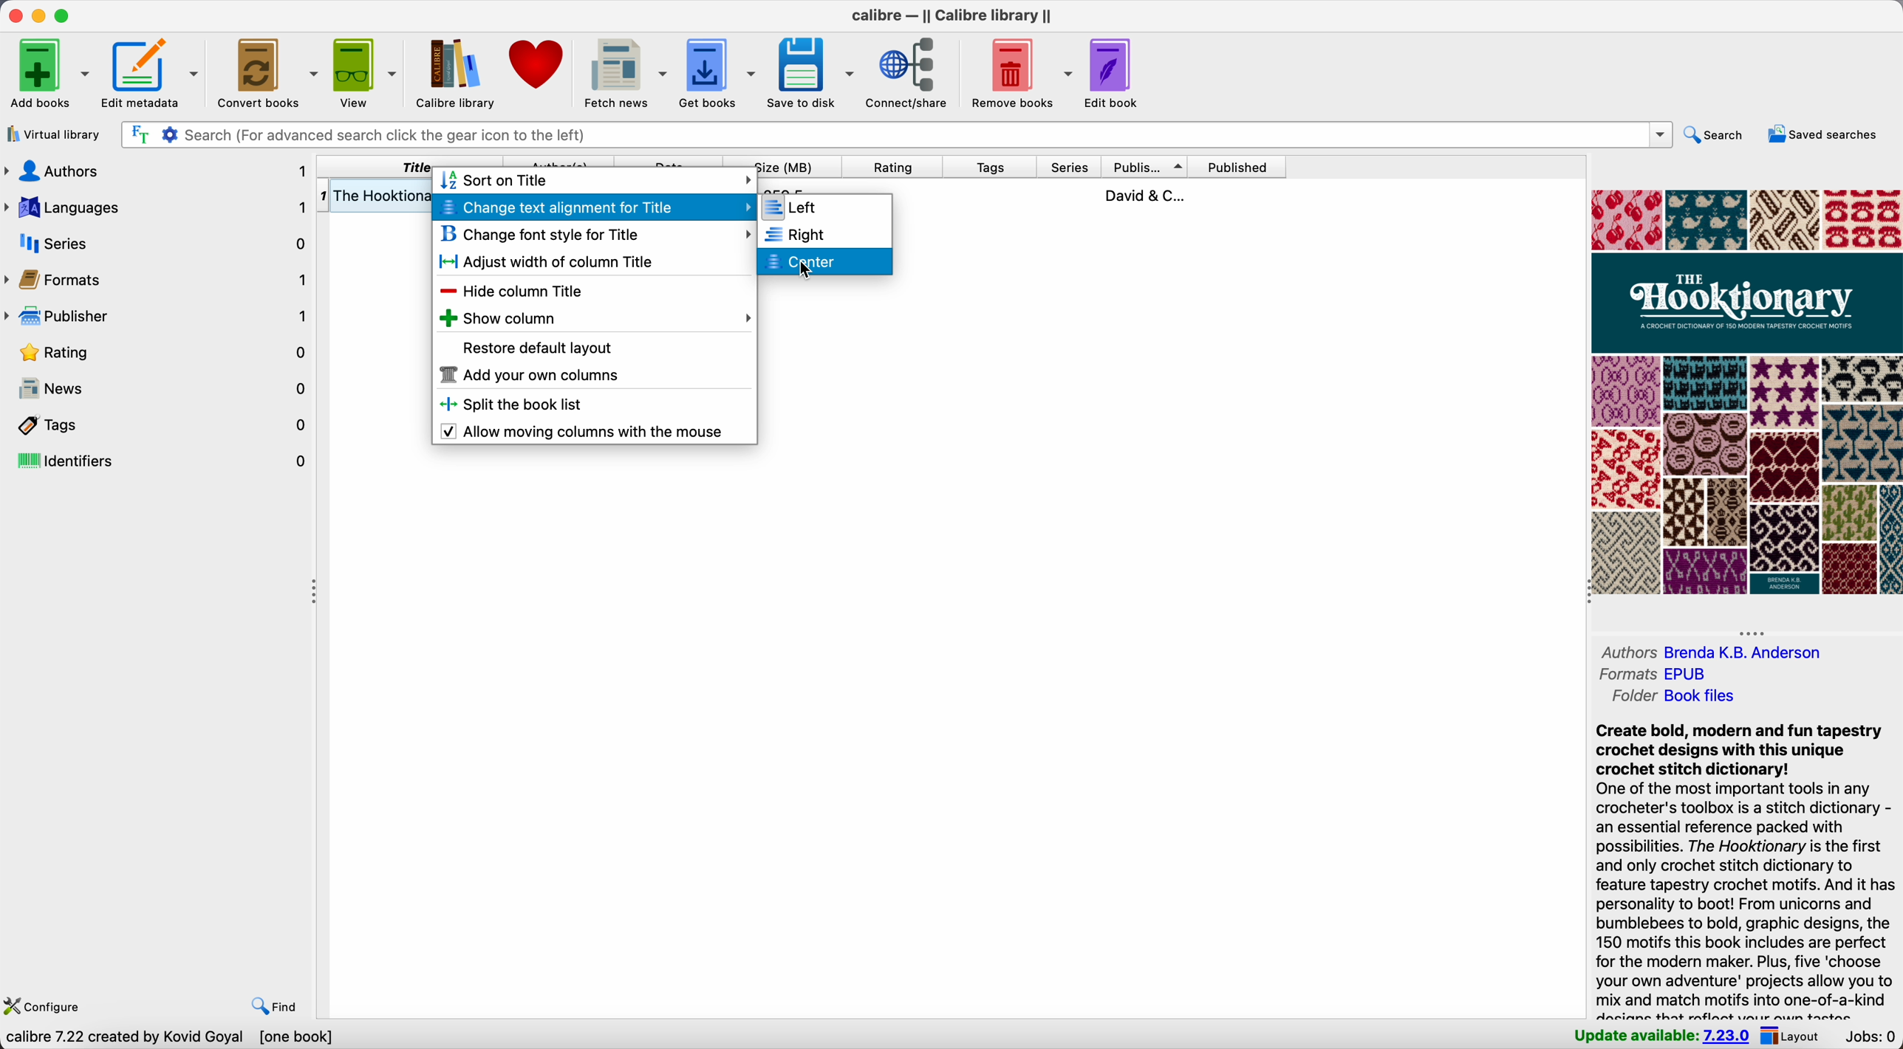 The width and height of the screenshot is (1903, 1049). I want to click on Cursor, so click(806, 272).